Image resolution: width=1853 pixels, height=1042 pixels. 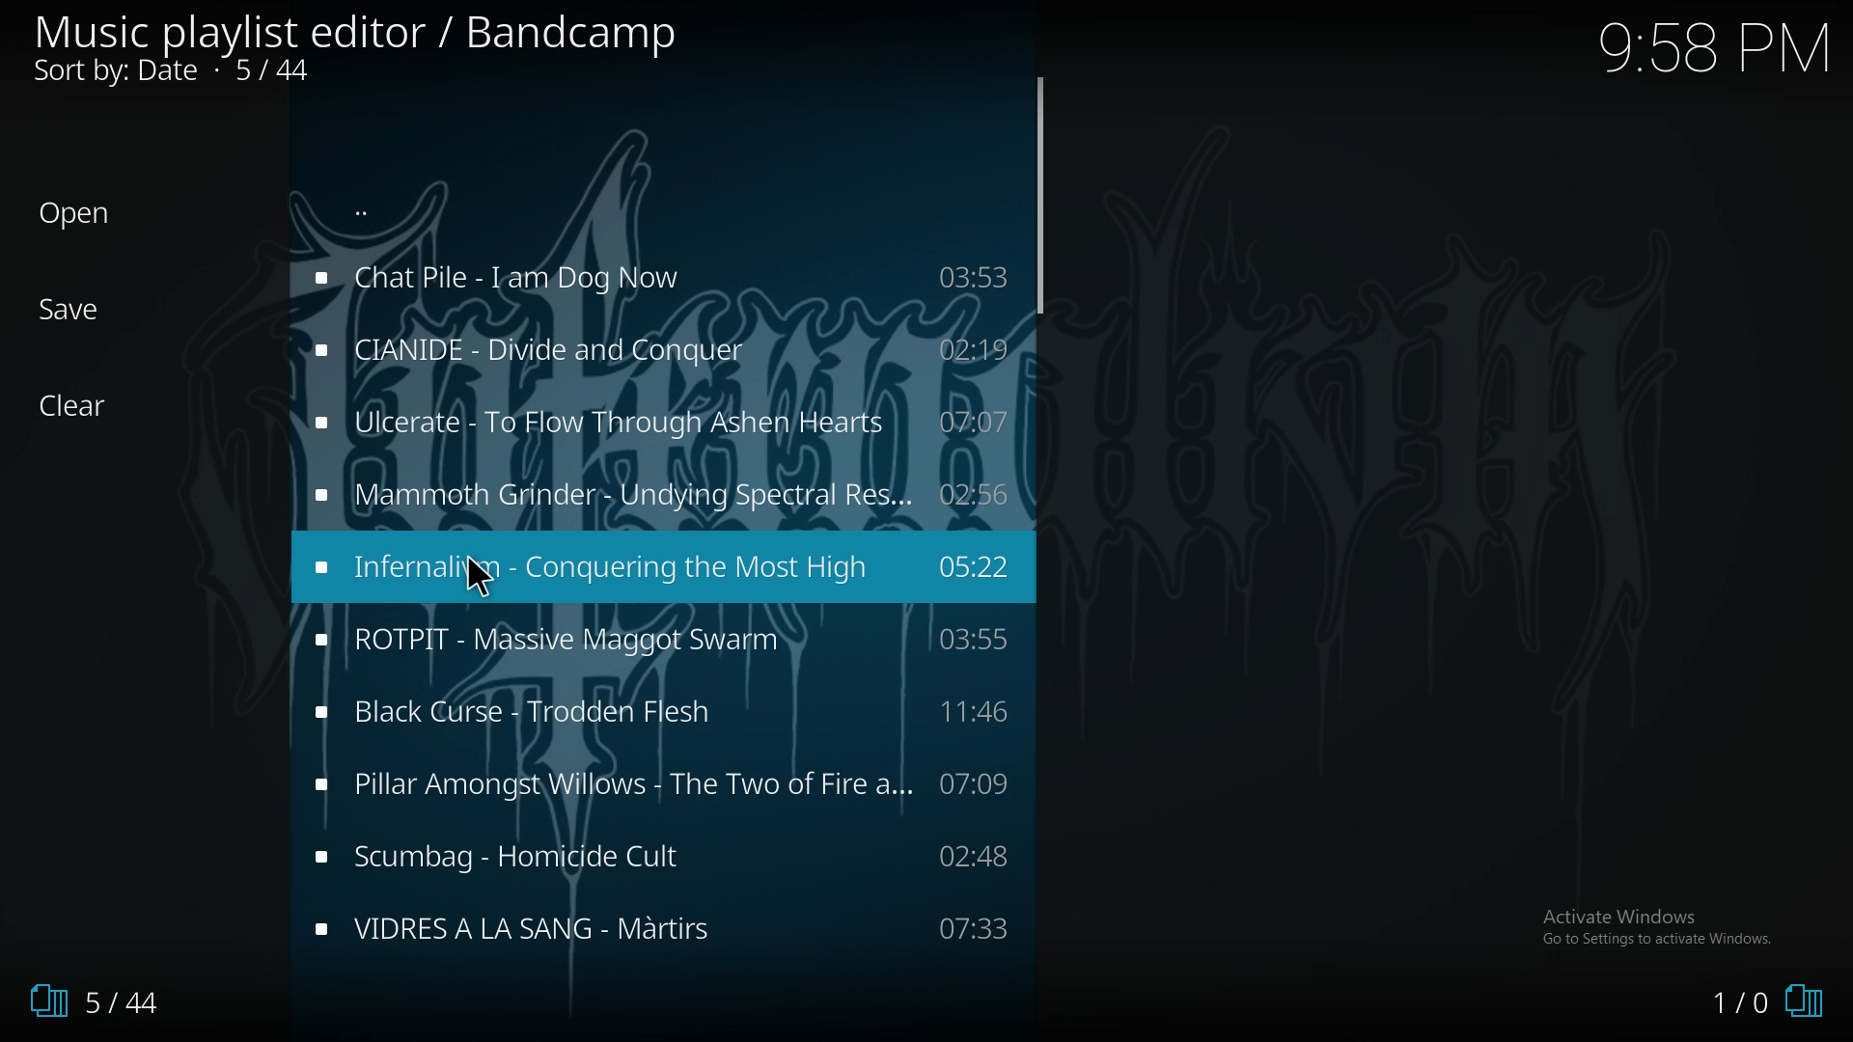 I want to click on scroll bar, so click(x=1038, y=195).